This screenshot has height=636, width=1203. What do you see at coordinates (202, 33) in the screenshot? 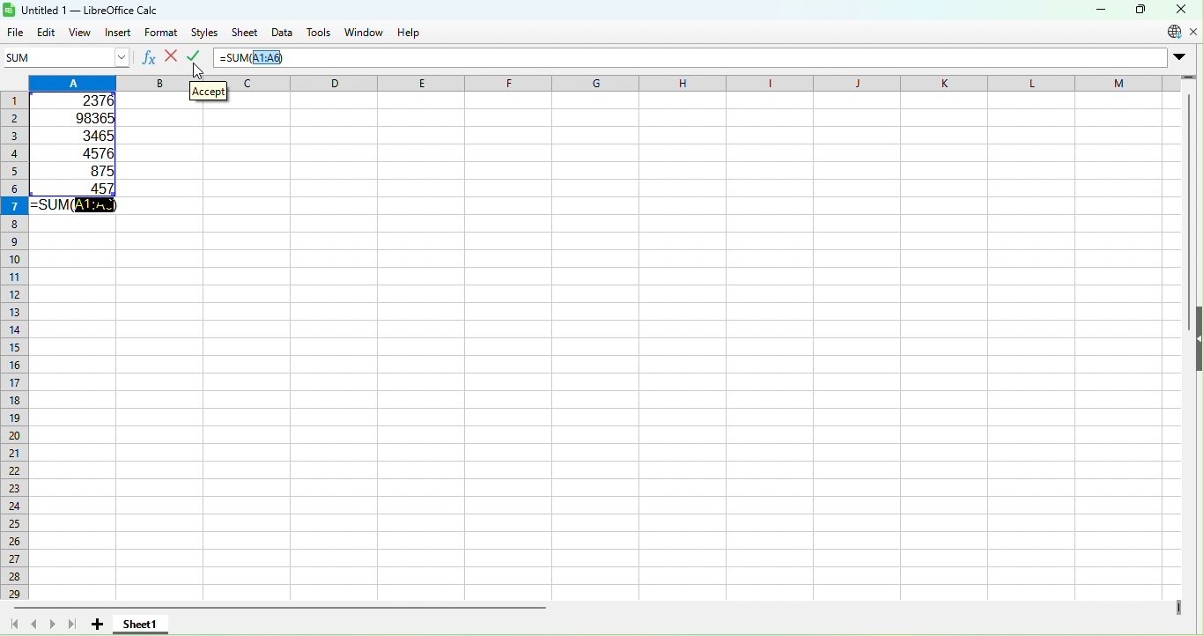
I see `Styles` at bounding box center [202, 33].